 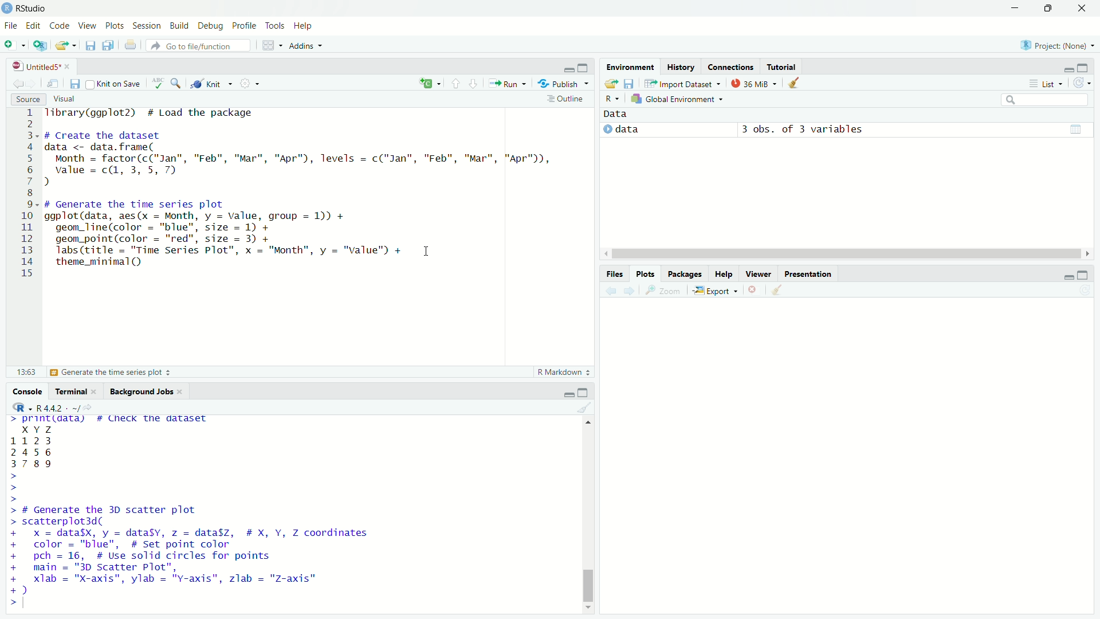 What do you see at coordinates (430, 84) in the screenshot?
I see `insert a chunk of code` at bounding box center [430, 84].